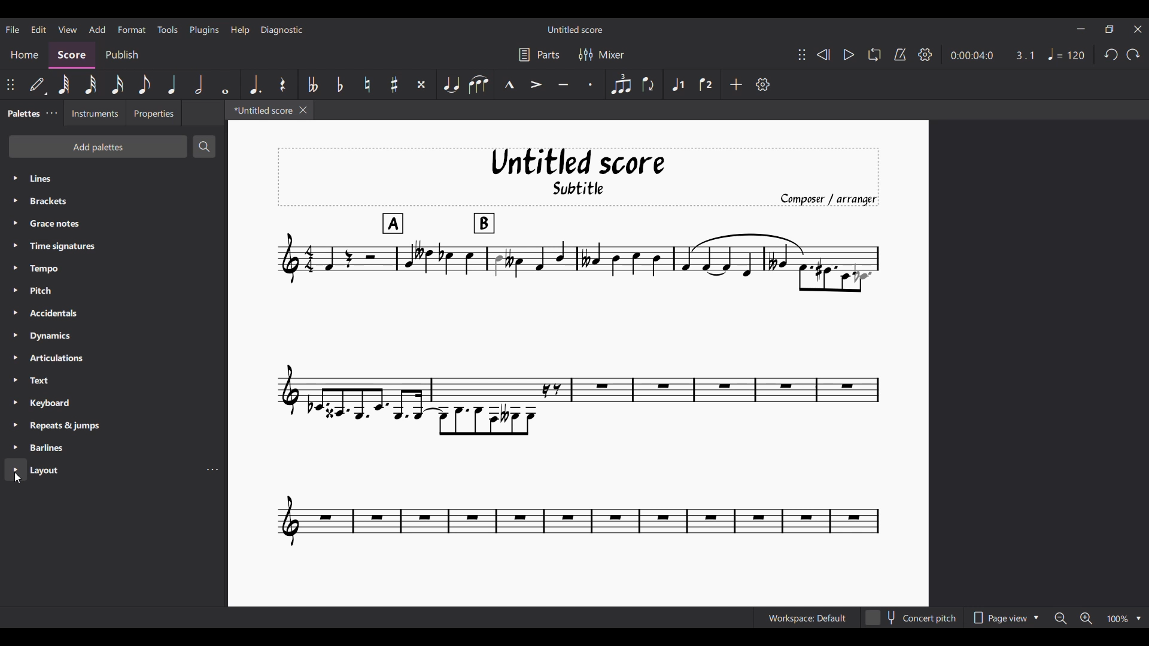  I want to click on Layout, so click(102, 470).